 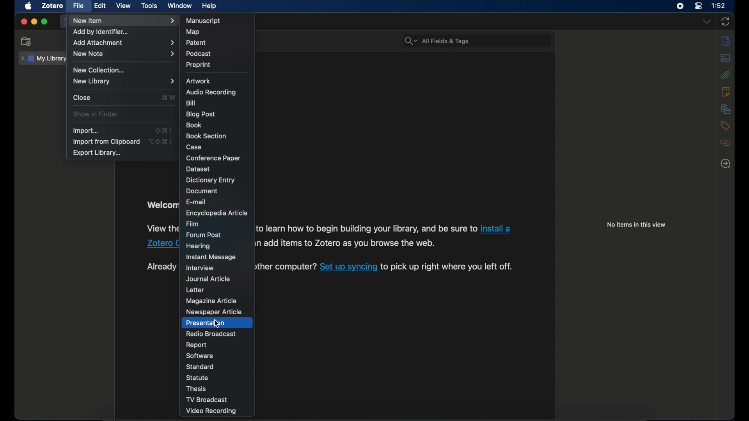 What do you see at coordinates (203, 20) in the screenshot?
I see `manuscript` at bounding box center [203, 20].